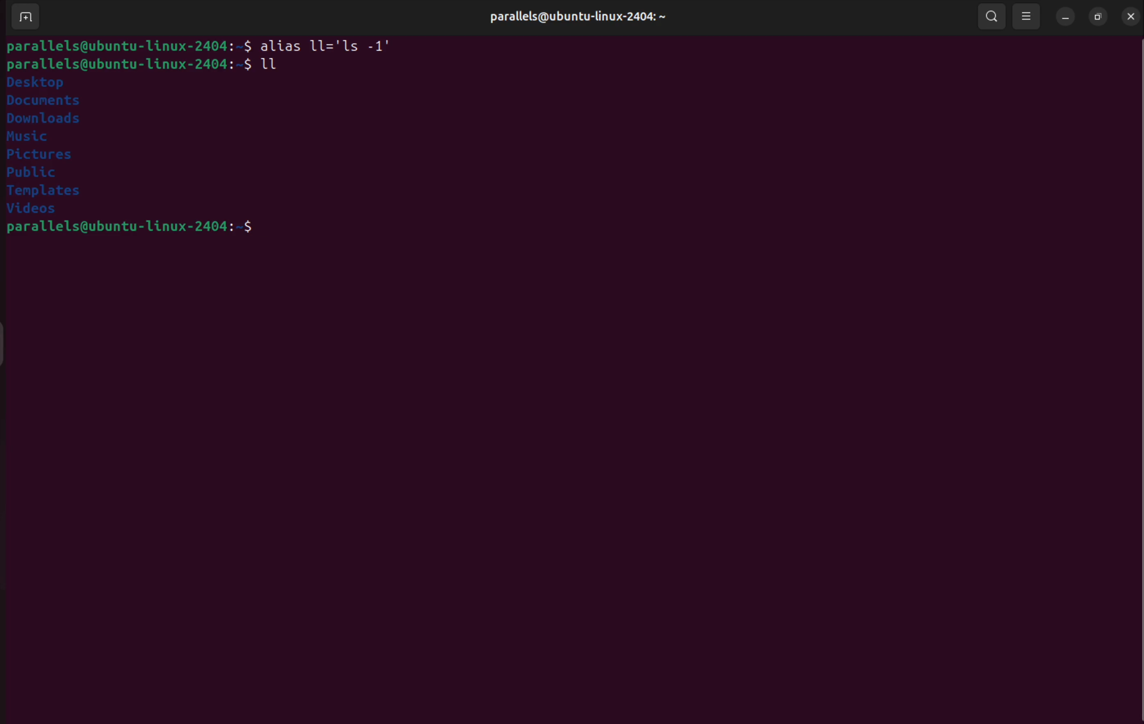  What do you see at coordinates (45, 101) in the screenshot?
I see `documents` at bounding box center [45, 101].